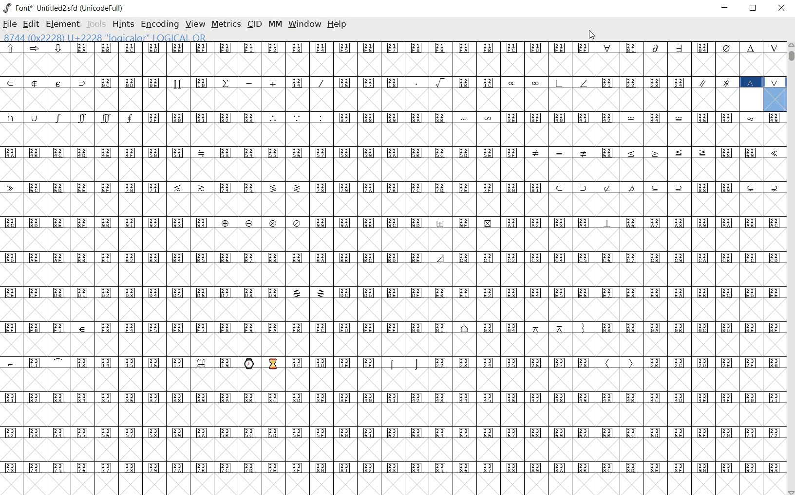 This screenshot has height=495, width=795. Describe the element at coordinates (274, 24) in the screenshot. I see `mm` at that location.